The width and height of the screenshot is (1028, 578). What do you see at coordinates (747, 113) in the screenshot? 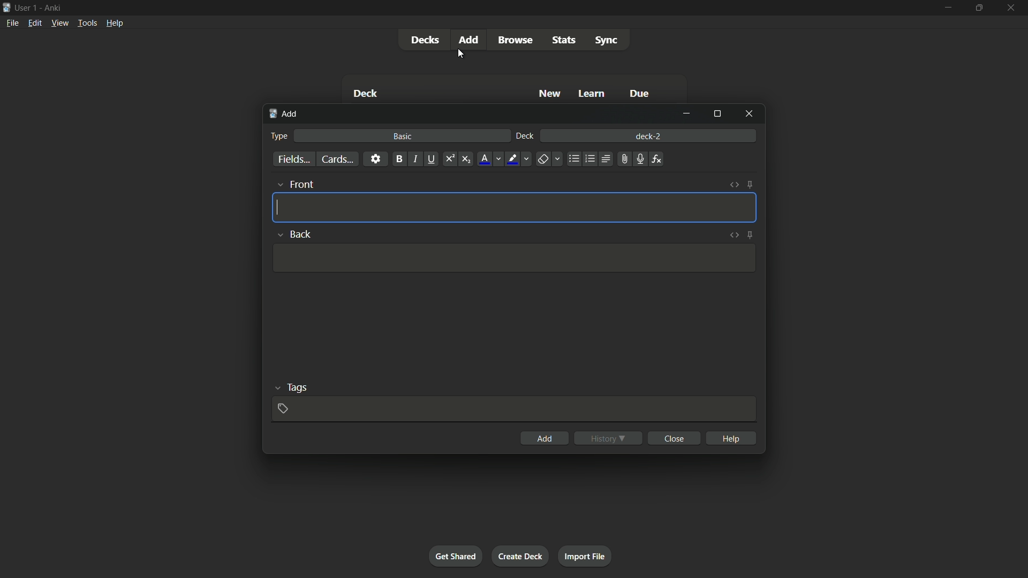
I see `close window` at bounding box center [747, 113].